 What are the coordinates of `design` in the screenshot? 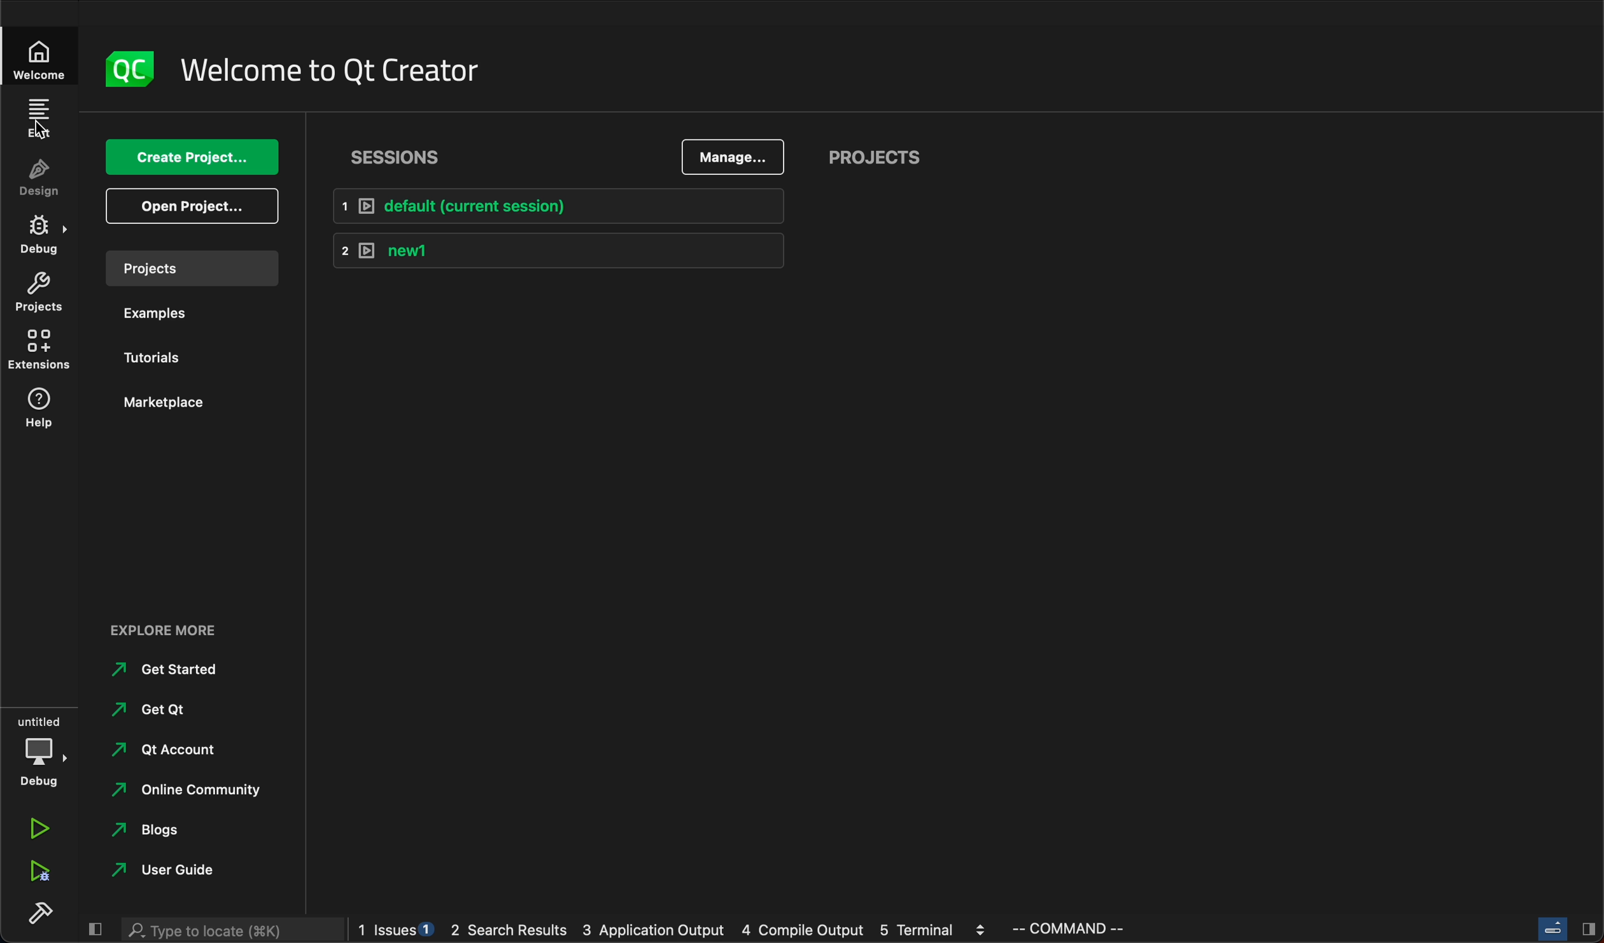 It's located at (41, 177).